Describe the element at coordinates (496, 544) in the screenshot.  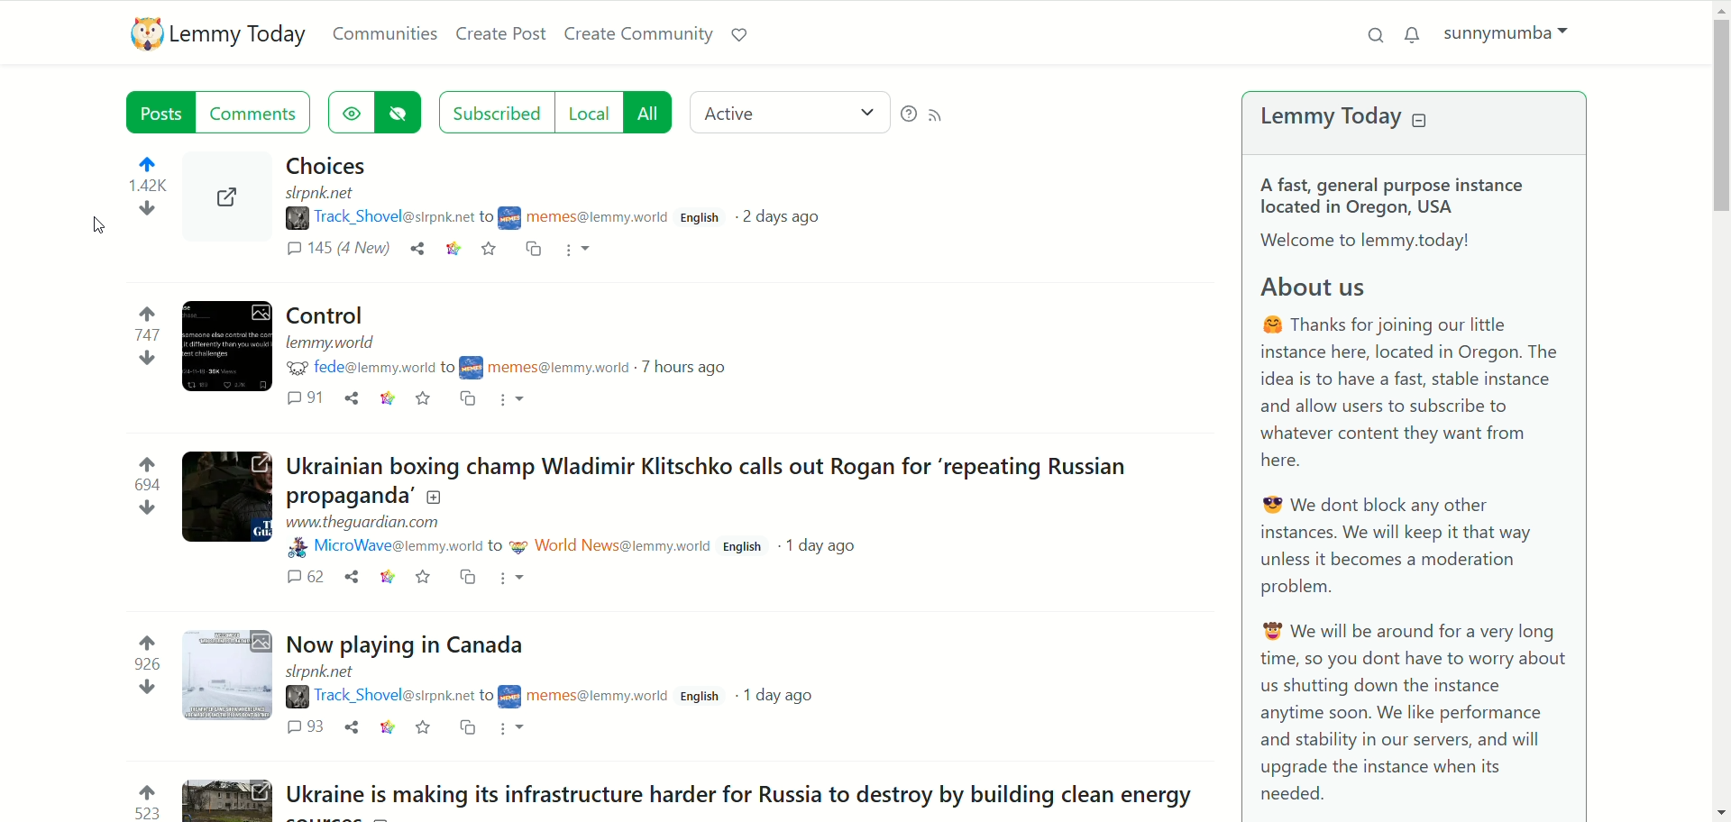
I see `to` at that location.